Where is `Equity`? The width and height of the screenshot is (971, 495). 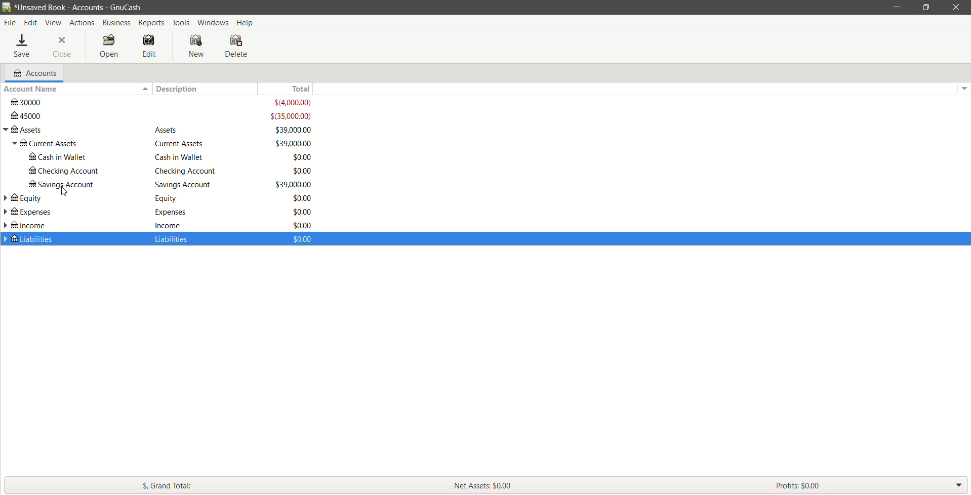 Equity is located at coordinates (174, 198).